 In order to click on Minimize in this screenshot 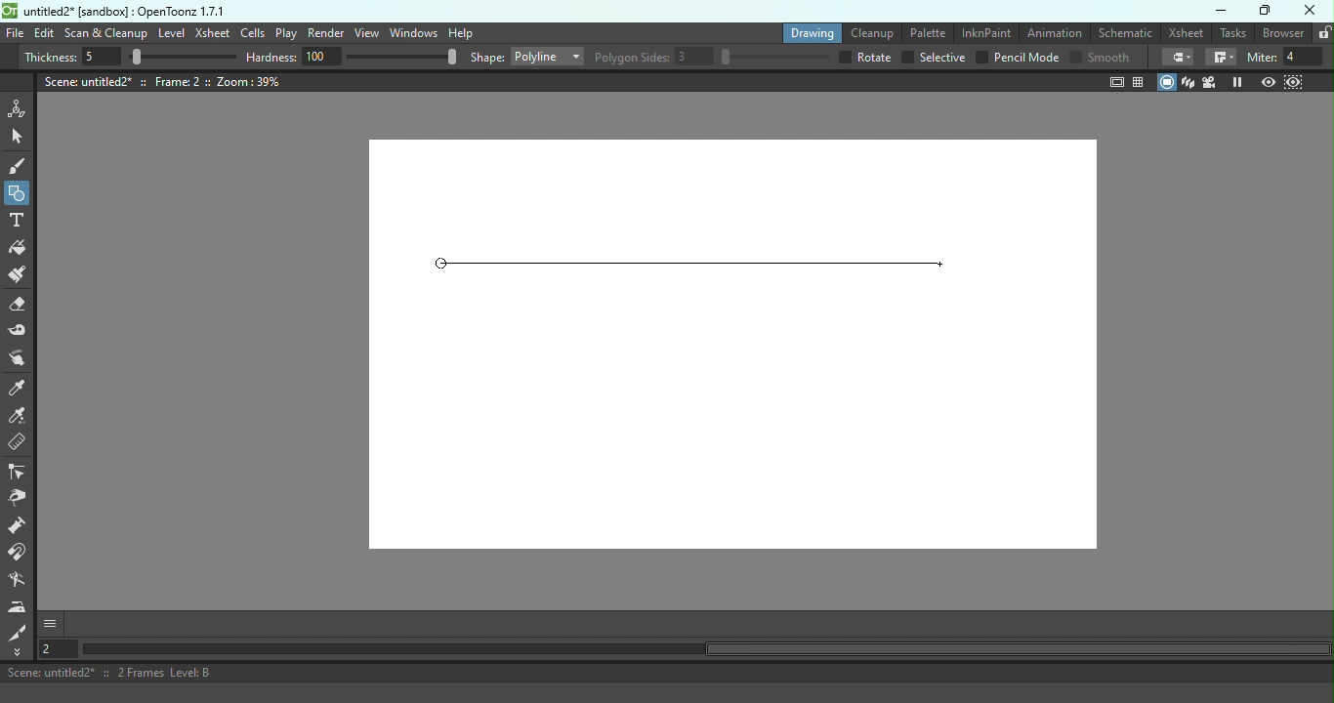, I will do `click(1222, 11)`.